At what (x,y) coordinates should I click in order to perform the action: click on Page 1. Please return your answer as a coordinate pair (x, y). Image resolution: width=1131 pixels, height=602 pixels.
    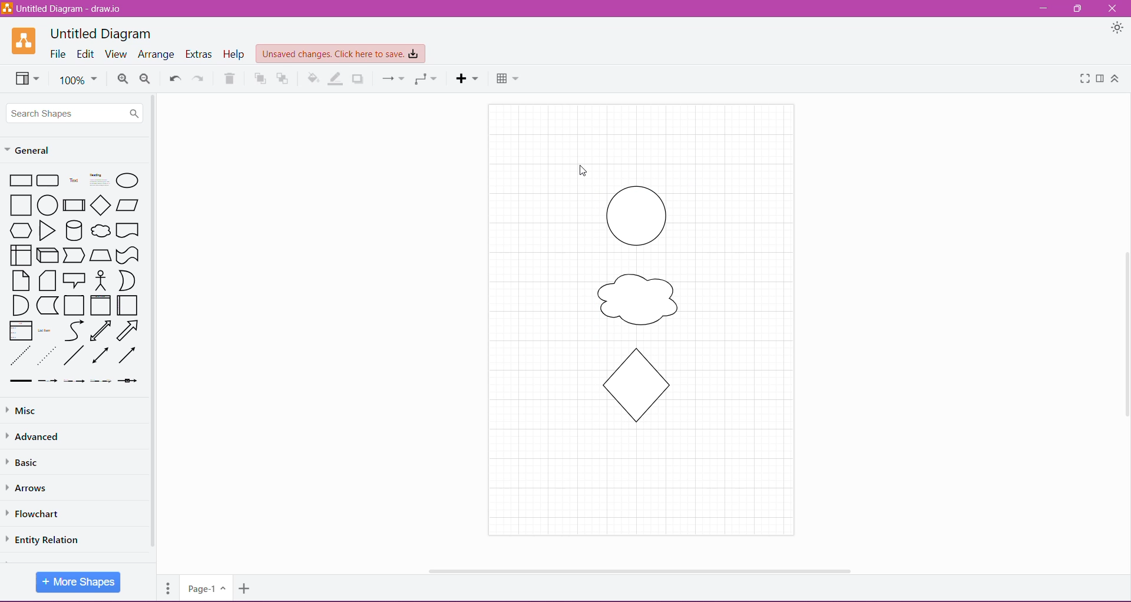
    Looking at the image, I should click on (205, 587).